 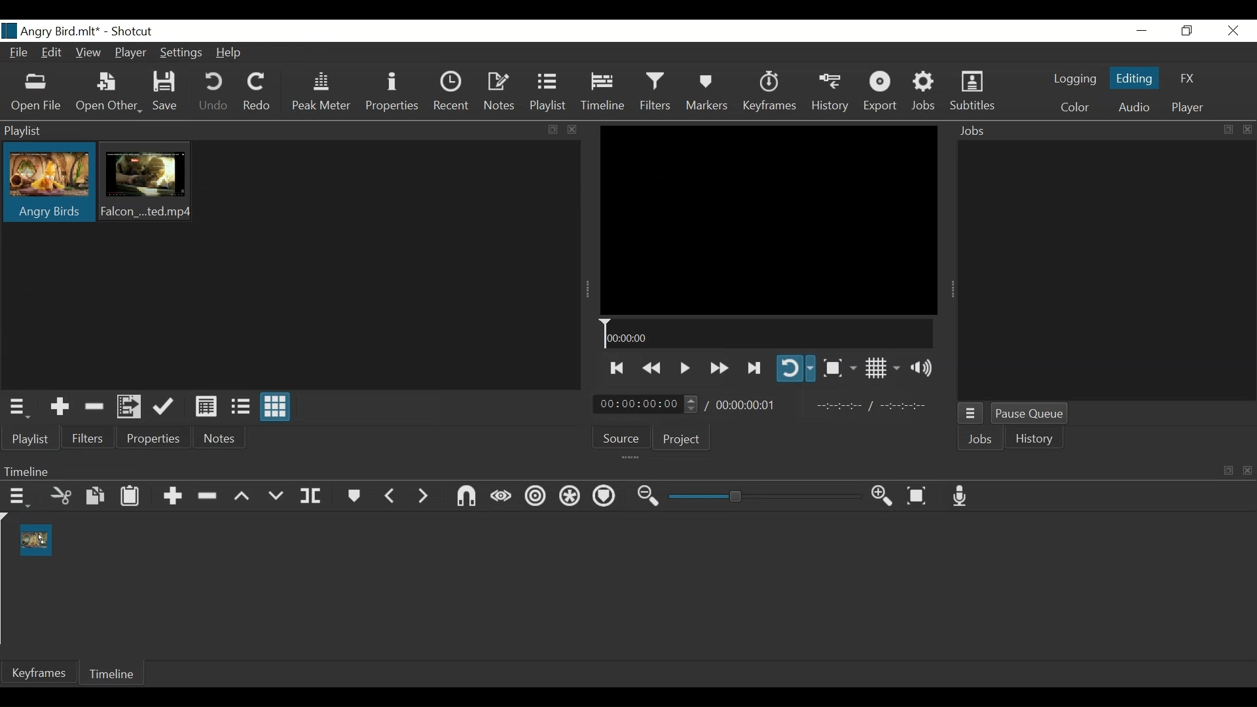 What do you see at coordinates (95, 407) in the screenshot?
I see `Remove cut` at bounding box center [95, 407].